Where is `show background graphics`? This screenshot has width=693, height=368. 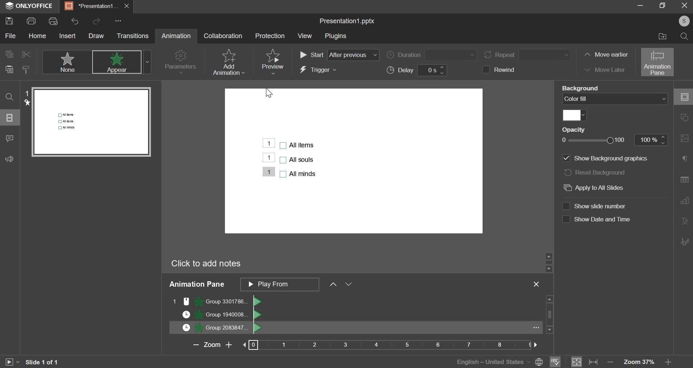 show background graphics is located at coordinates (604, 159).